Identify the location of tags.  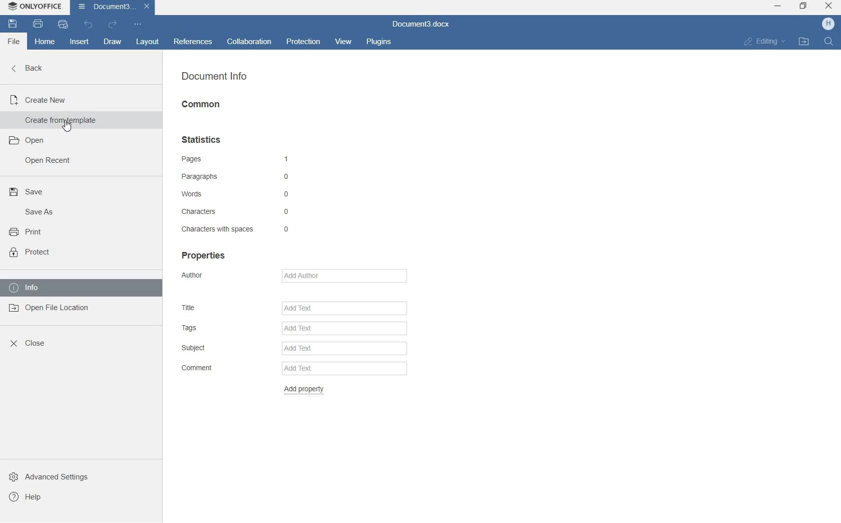
(200, 327).